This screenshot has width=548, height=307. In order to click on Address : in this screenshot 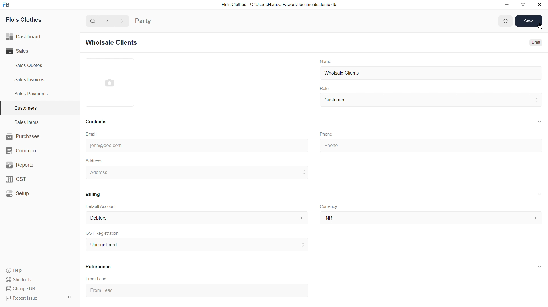, I will do `click(195, 172)`.